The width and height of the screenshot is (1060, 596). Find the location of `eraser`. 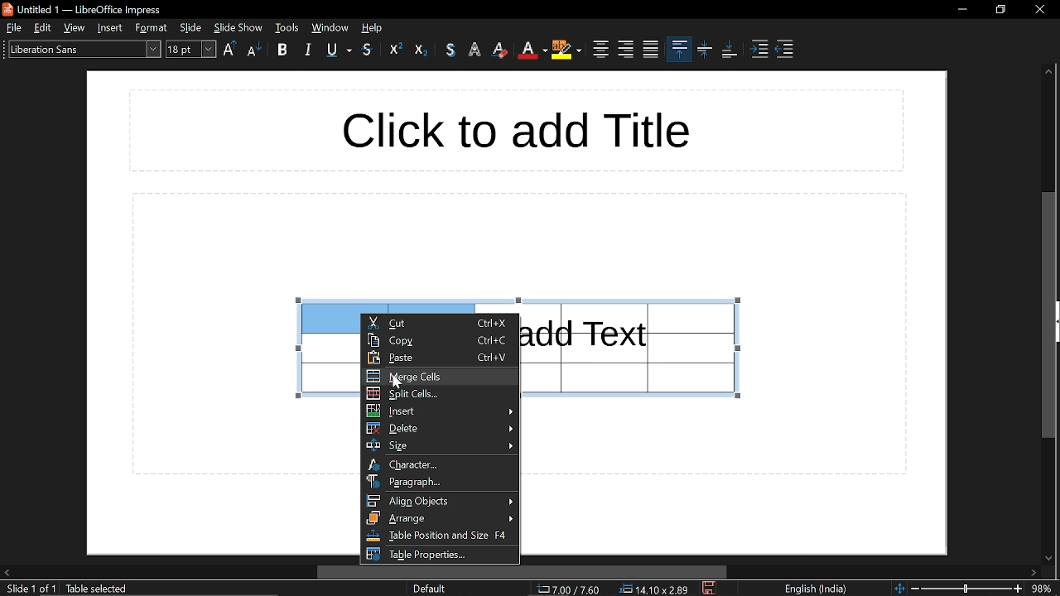

eraser is located at coordinates (502, 50).